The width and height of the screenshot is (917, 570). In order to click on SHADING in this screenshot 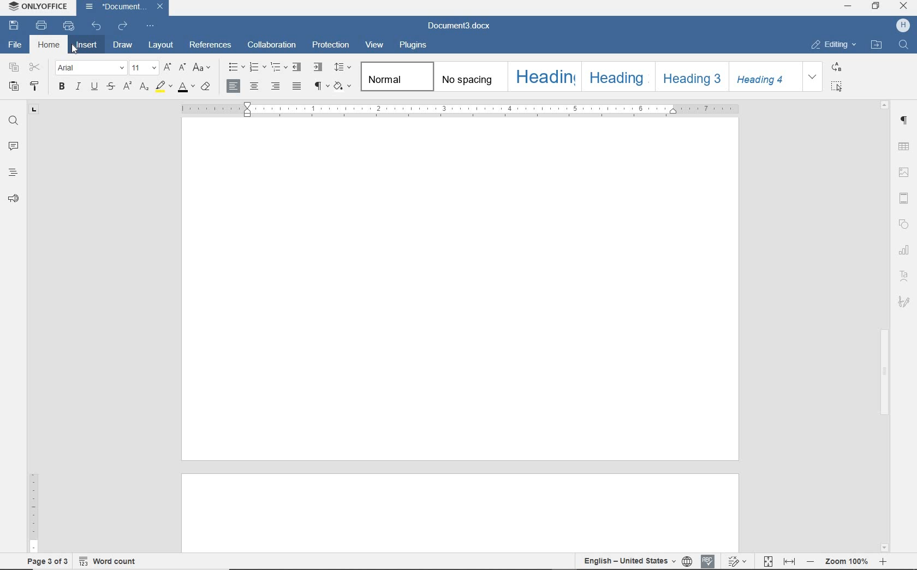, I will do `click(341, 85)`.